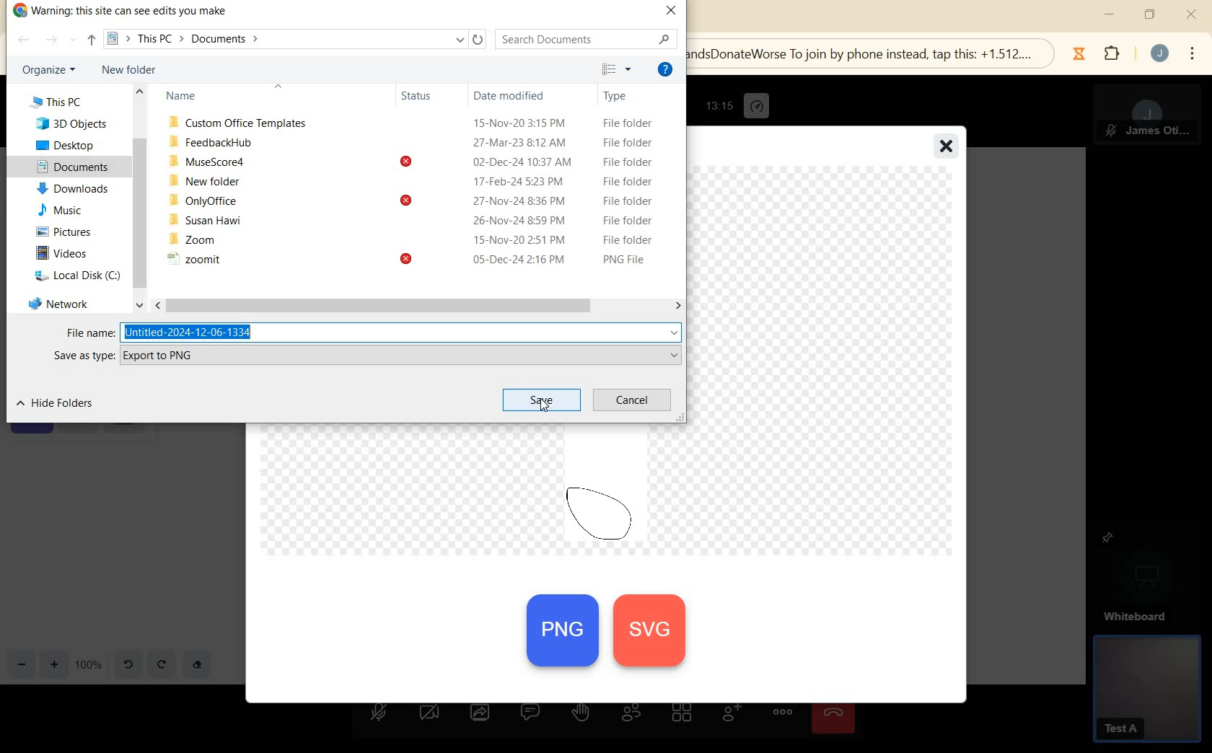 Image resolution: width=1212 pixels, height=753 pixels. Describe the element at coordinates (22, 39) in the screenshot. I see `BACK` at that location.